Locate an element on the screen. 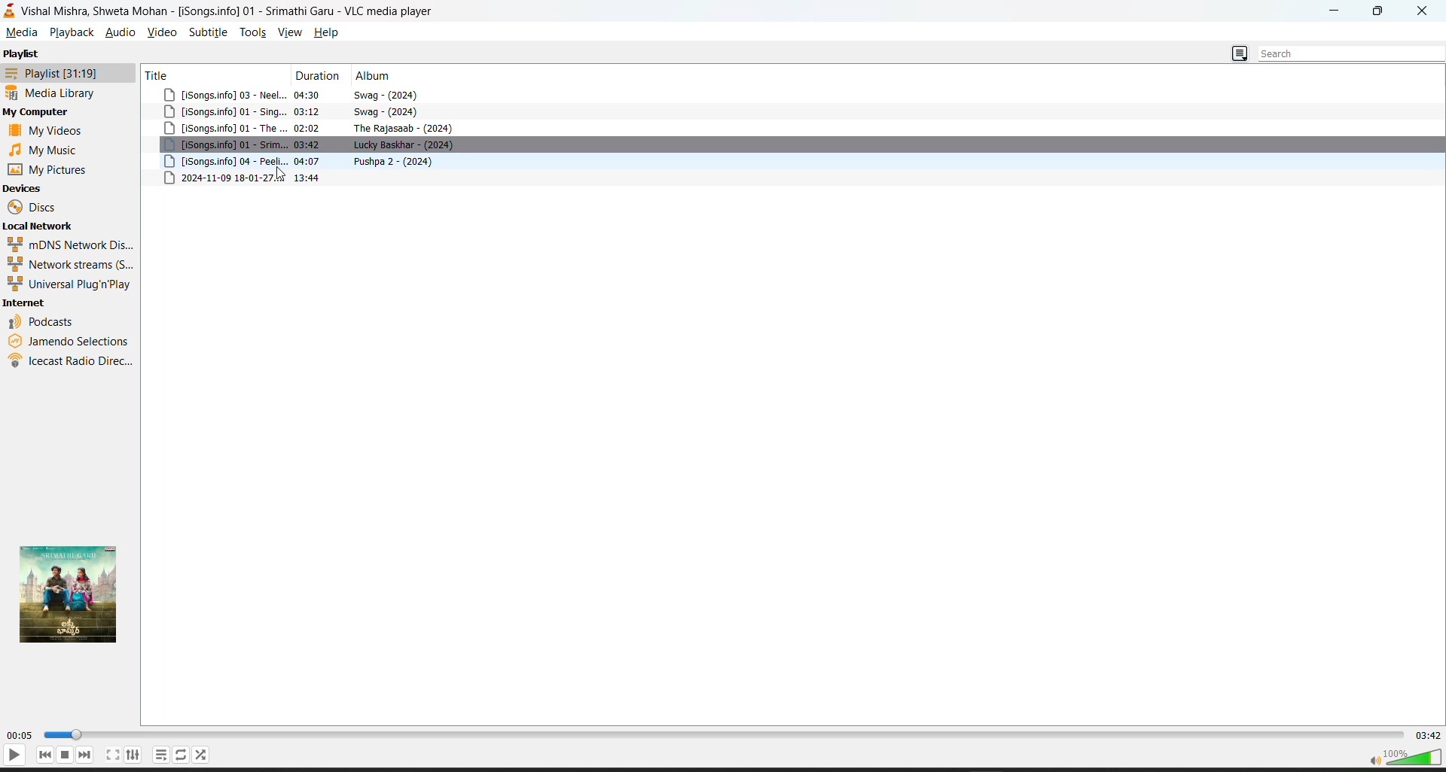 This screenshot has width=1446, height=772. lucky baskhar-2024 is located at coordinates (404, 144).